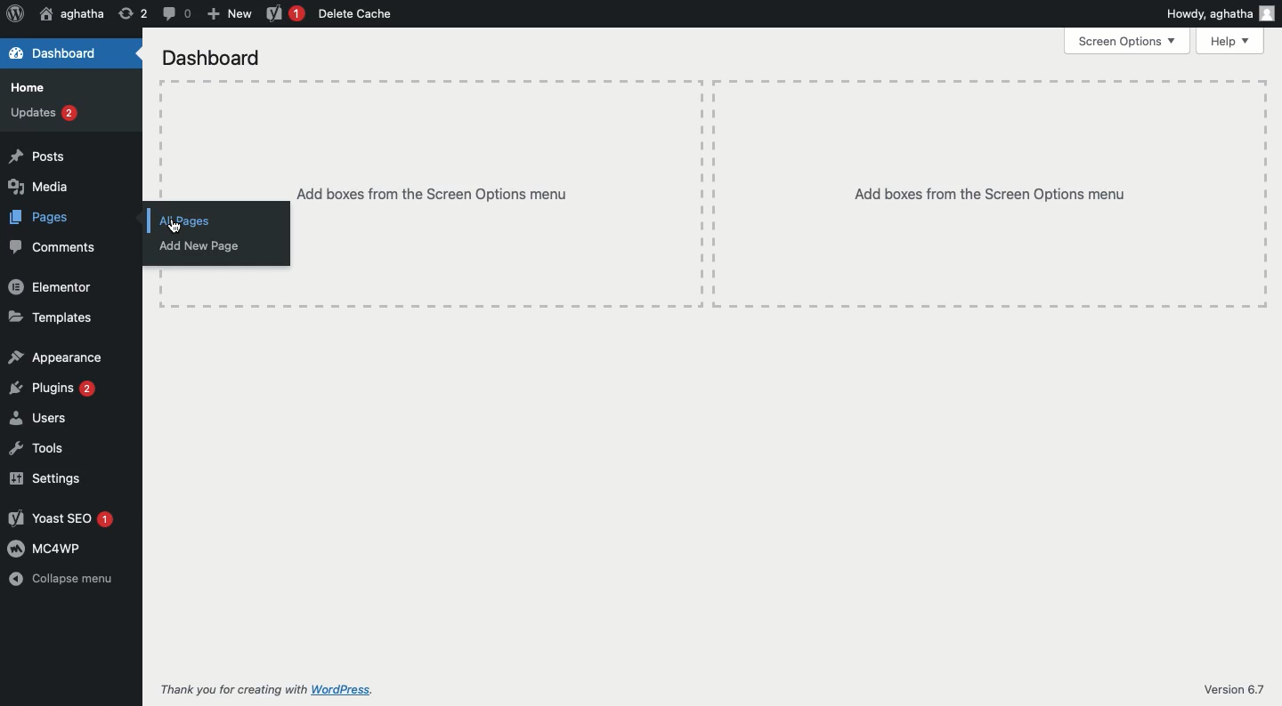 The height and width of the screenshot is (706, 1282). I want to click on All pages, so click(215, 221).